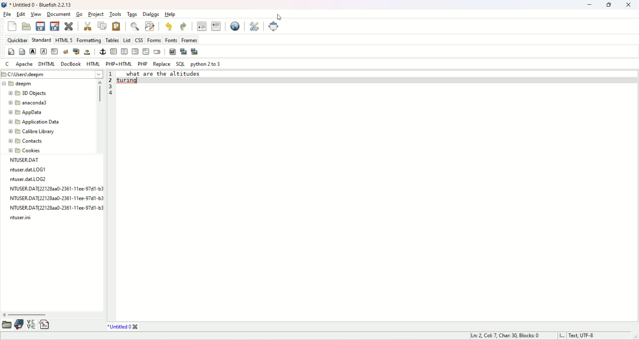  I want to click on strong, so click(33, 51).